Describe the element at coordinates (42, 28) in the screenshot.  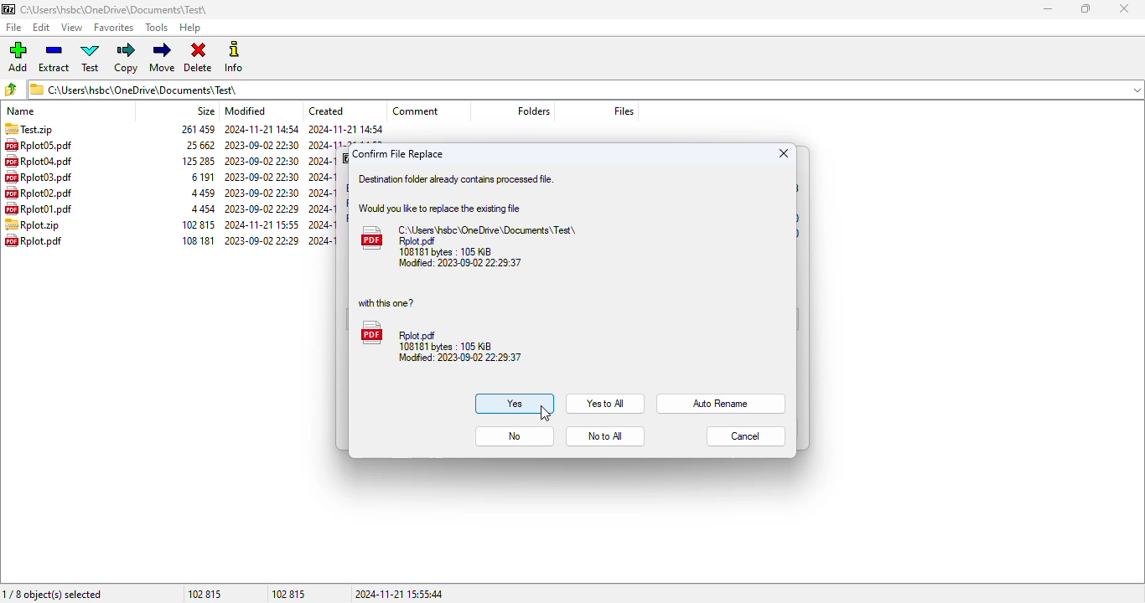
I see `edit` at that location.